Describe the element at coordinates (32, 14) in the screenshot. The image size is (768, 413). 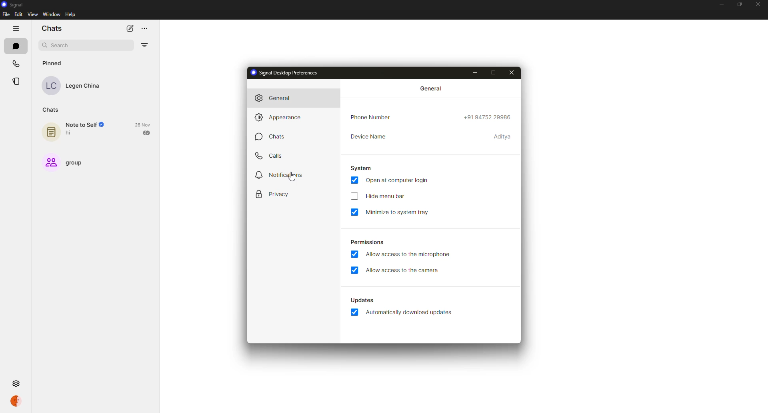
I see `view` at that location.